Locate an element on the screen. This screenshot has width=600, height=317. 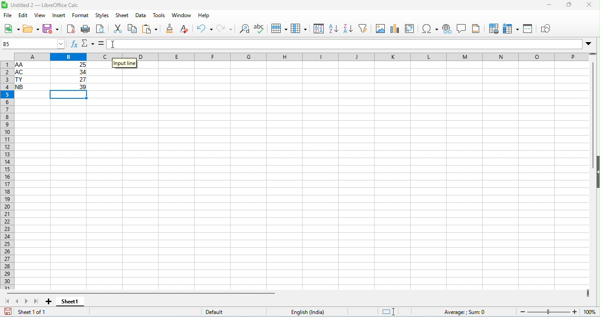
print is located at coordinates (85, 30).